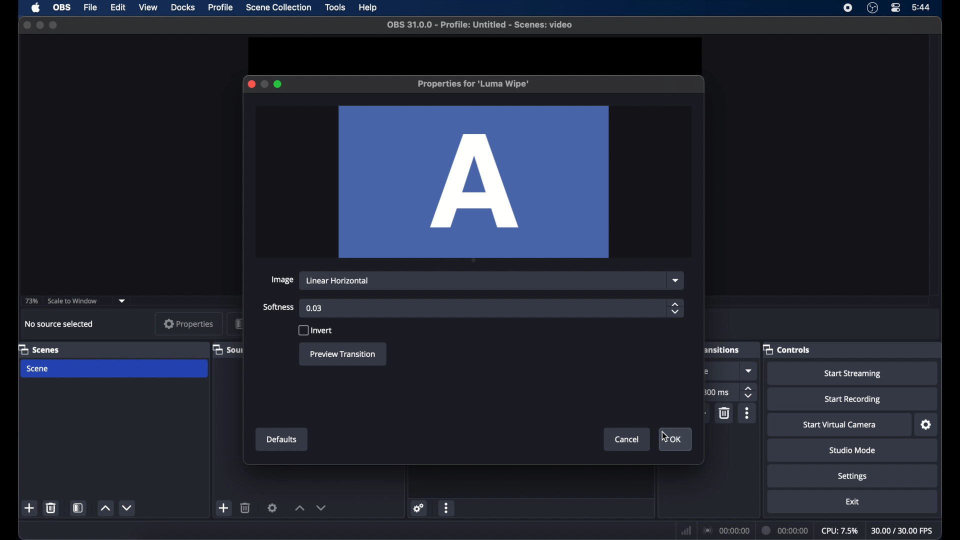  What do you see at coordinates (872, 8) in the screenshot?
I see `obs studio` at bounding box center [872, 8].